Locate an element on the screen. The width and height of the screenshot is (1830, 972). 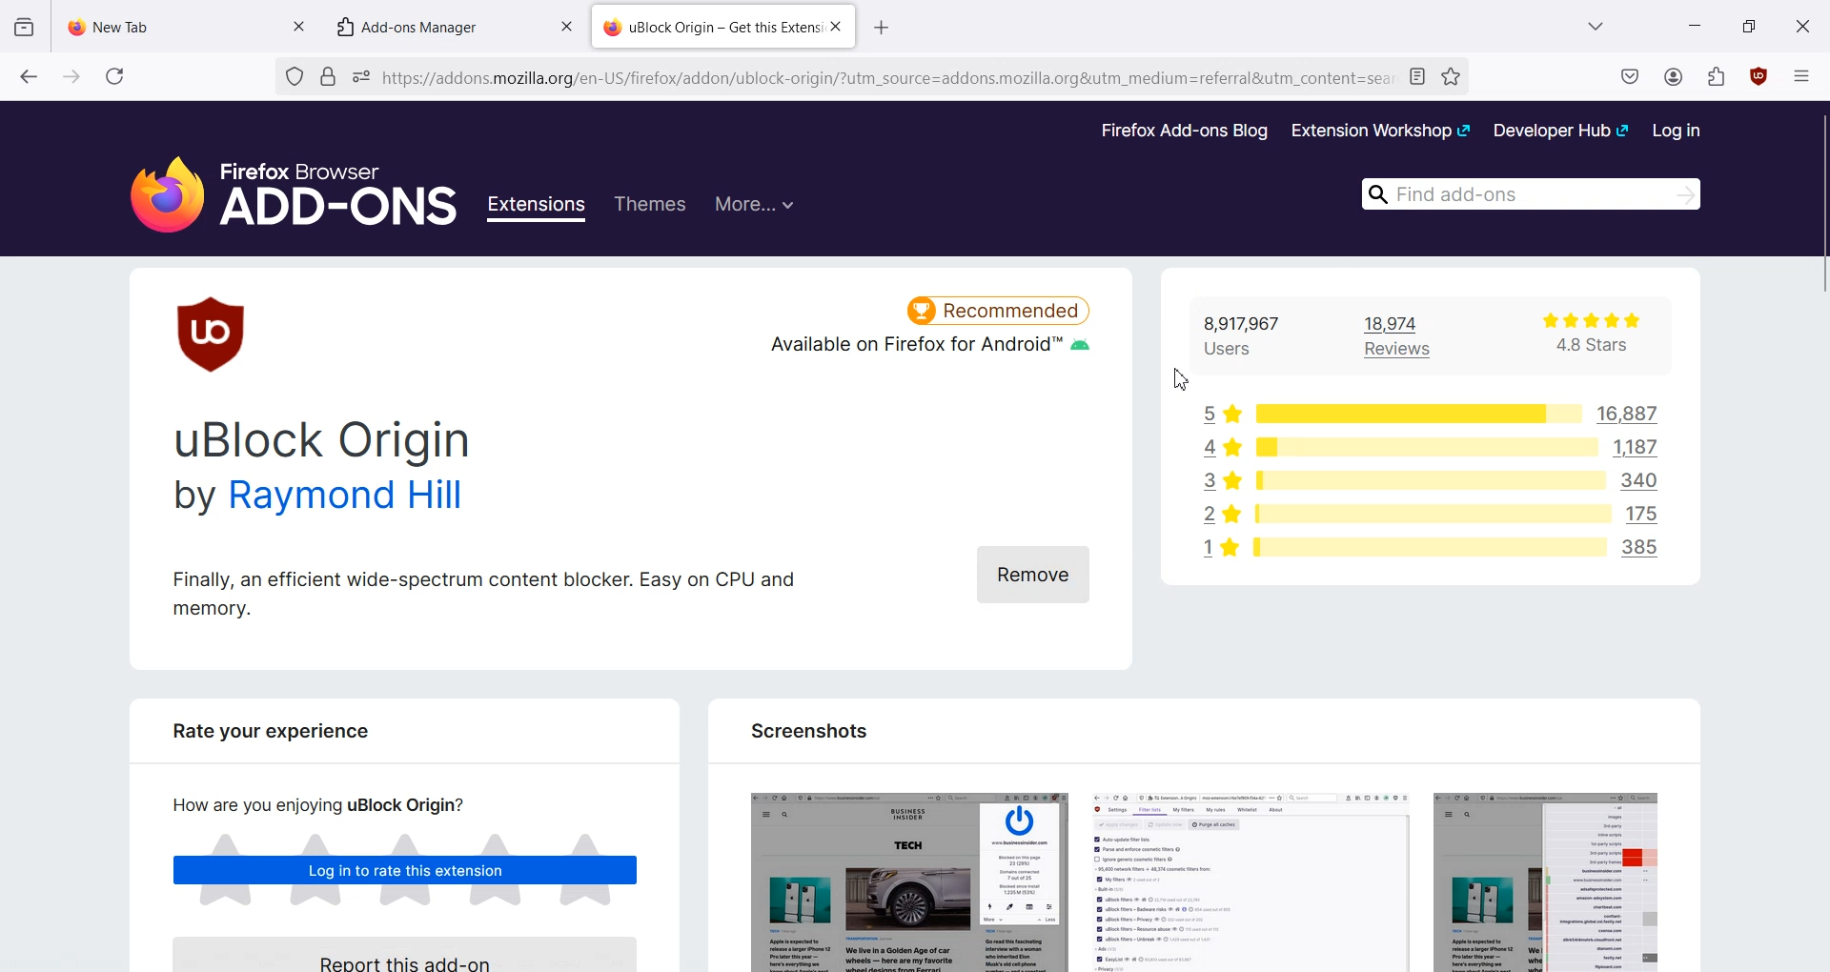
175 users is located at coordinates (1649, 512).